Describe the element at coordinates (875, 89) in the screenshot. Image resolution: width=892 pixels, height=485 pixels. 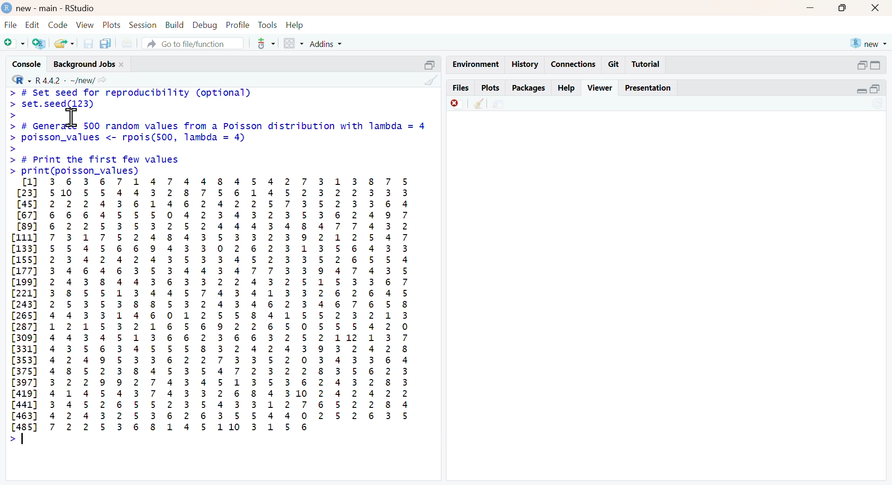
I see `open in separate window` at that location.